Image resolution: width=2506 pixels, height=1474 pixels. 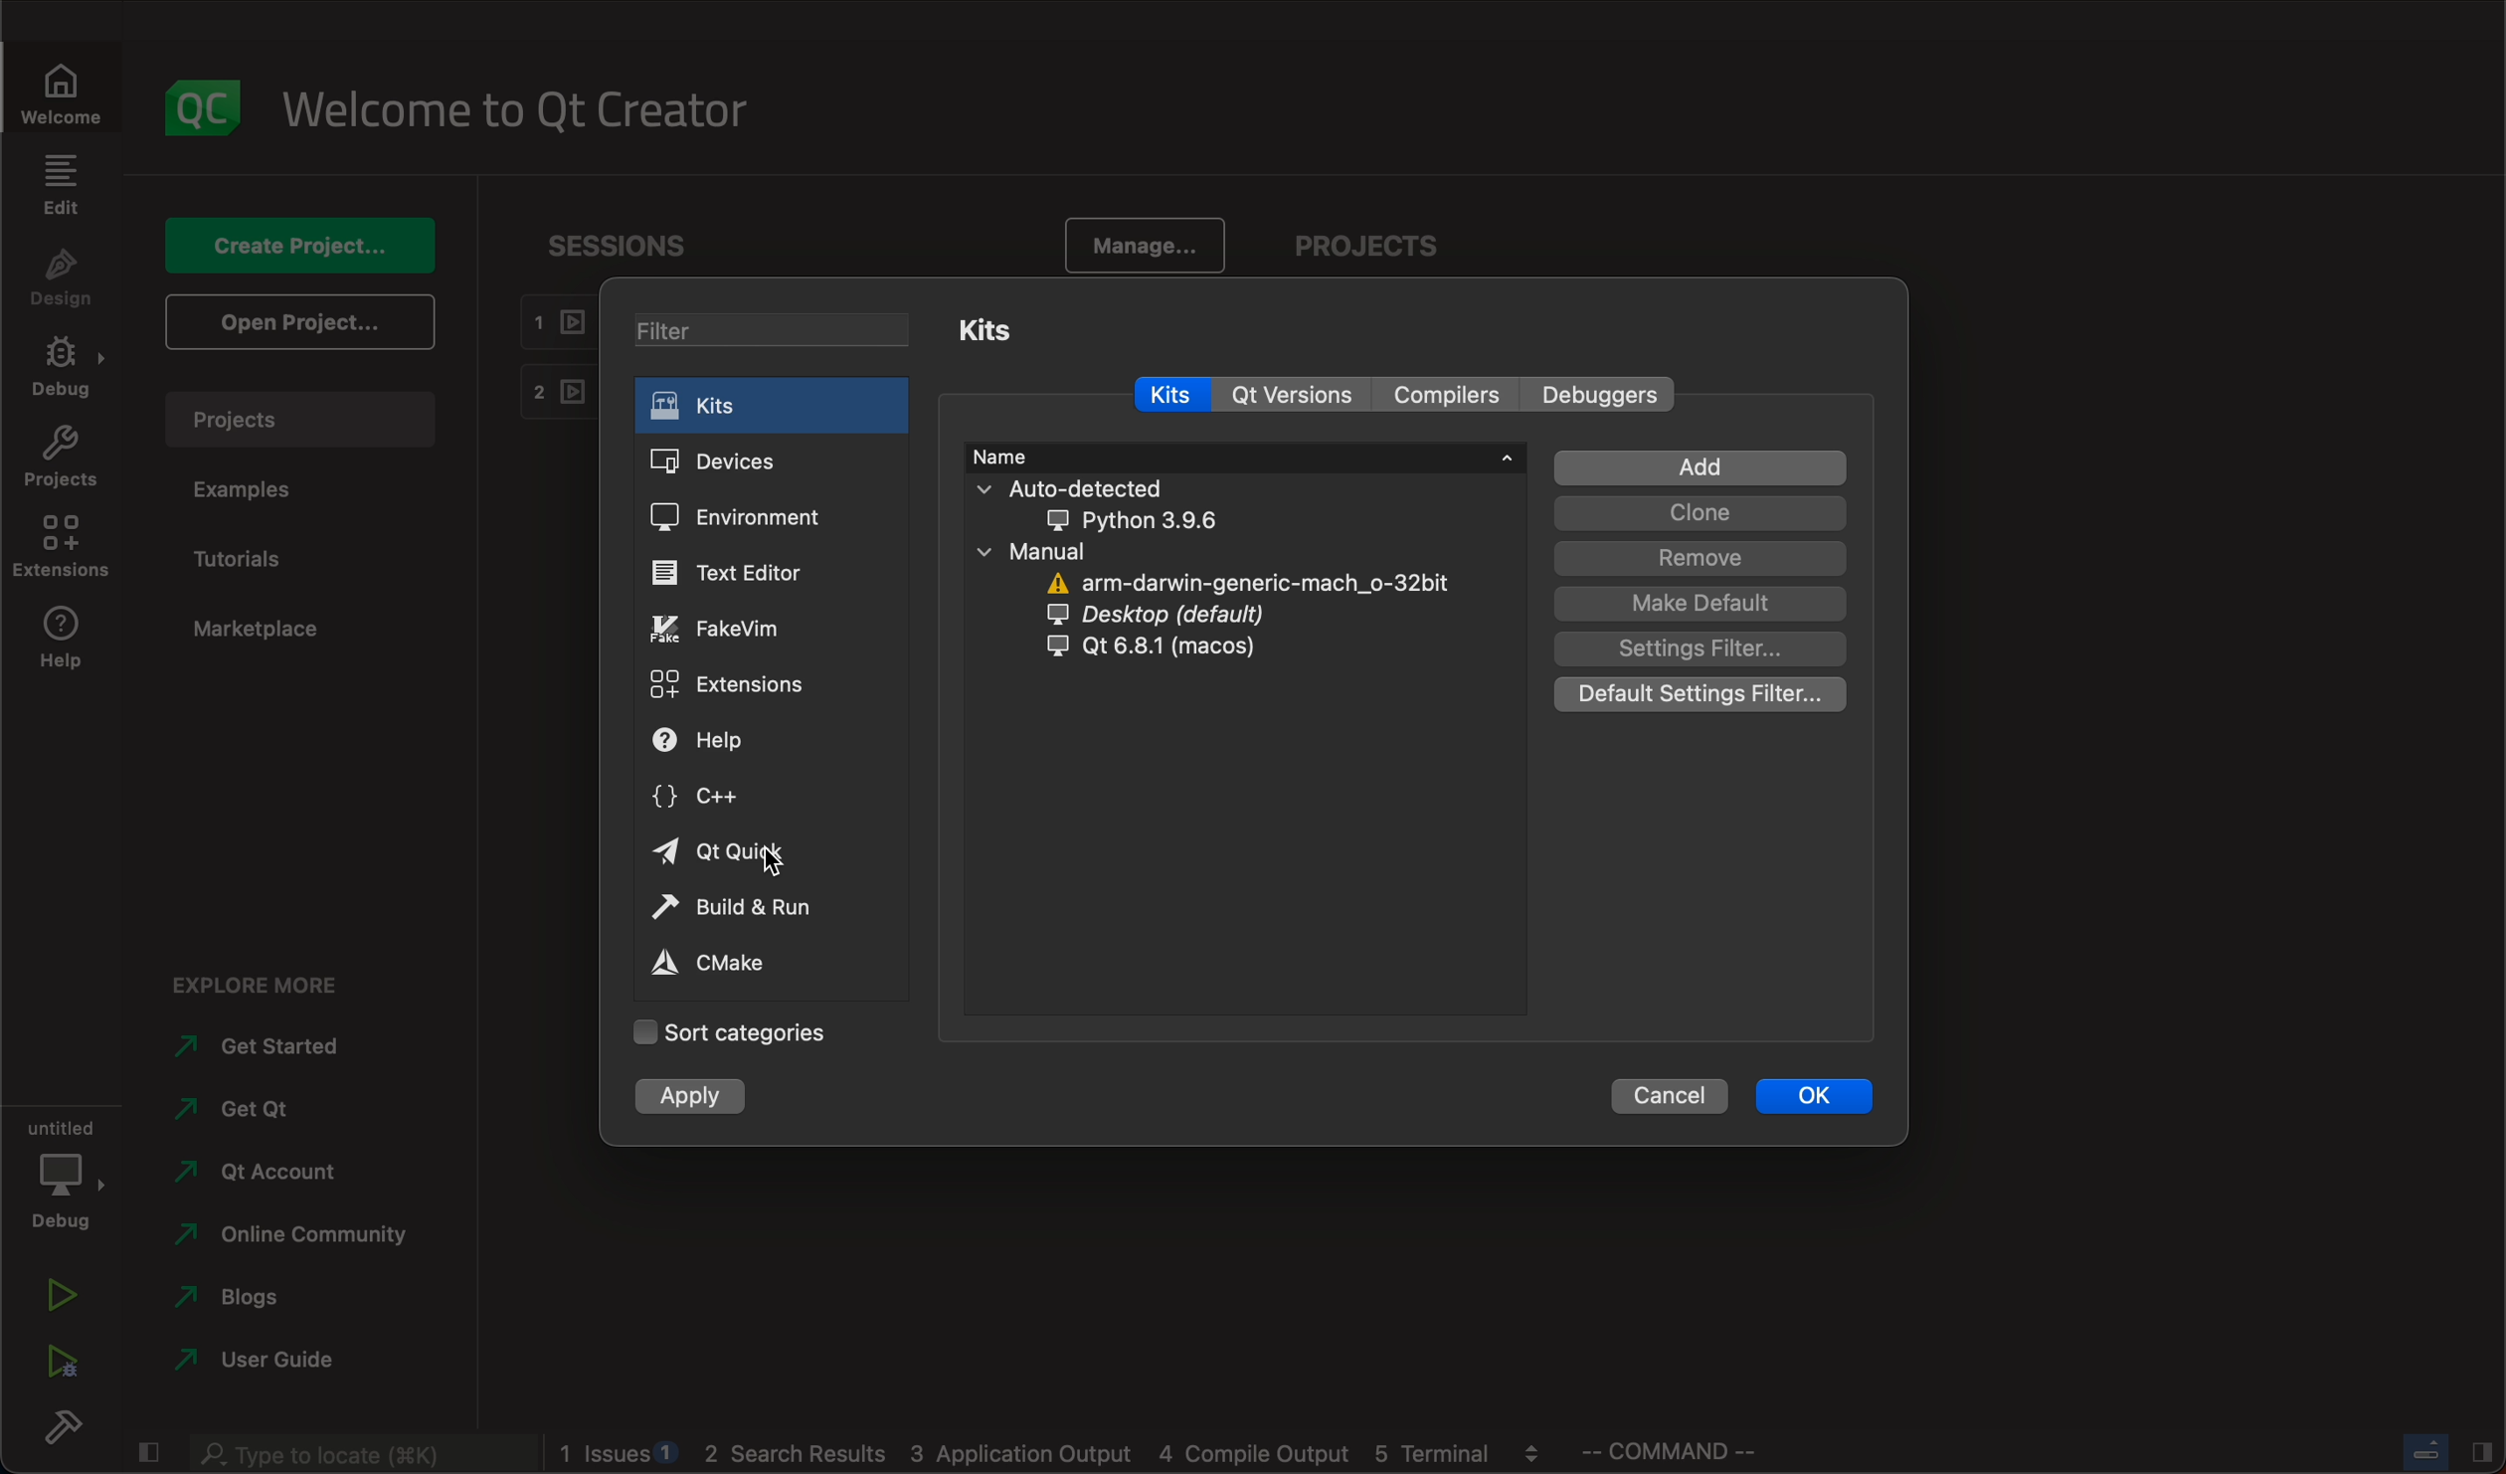 What do you see at coordinates (1696, 558) in the screenshot?
I see `remove` at bounding box center [1696, 558].